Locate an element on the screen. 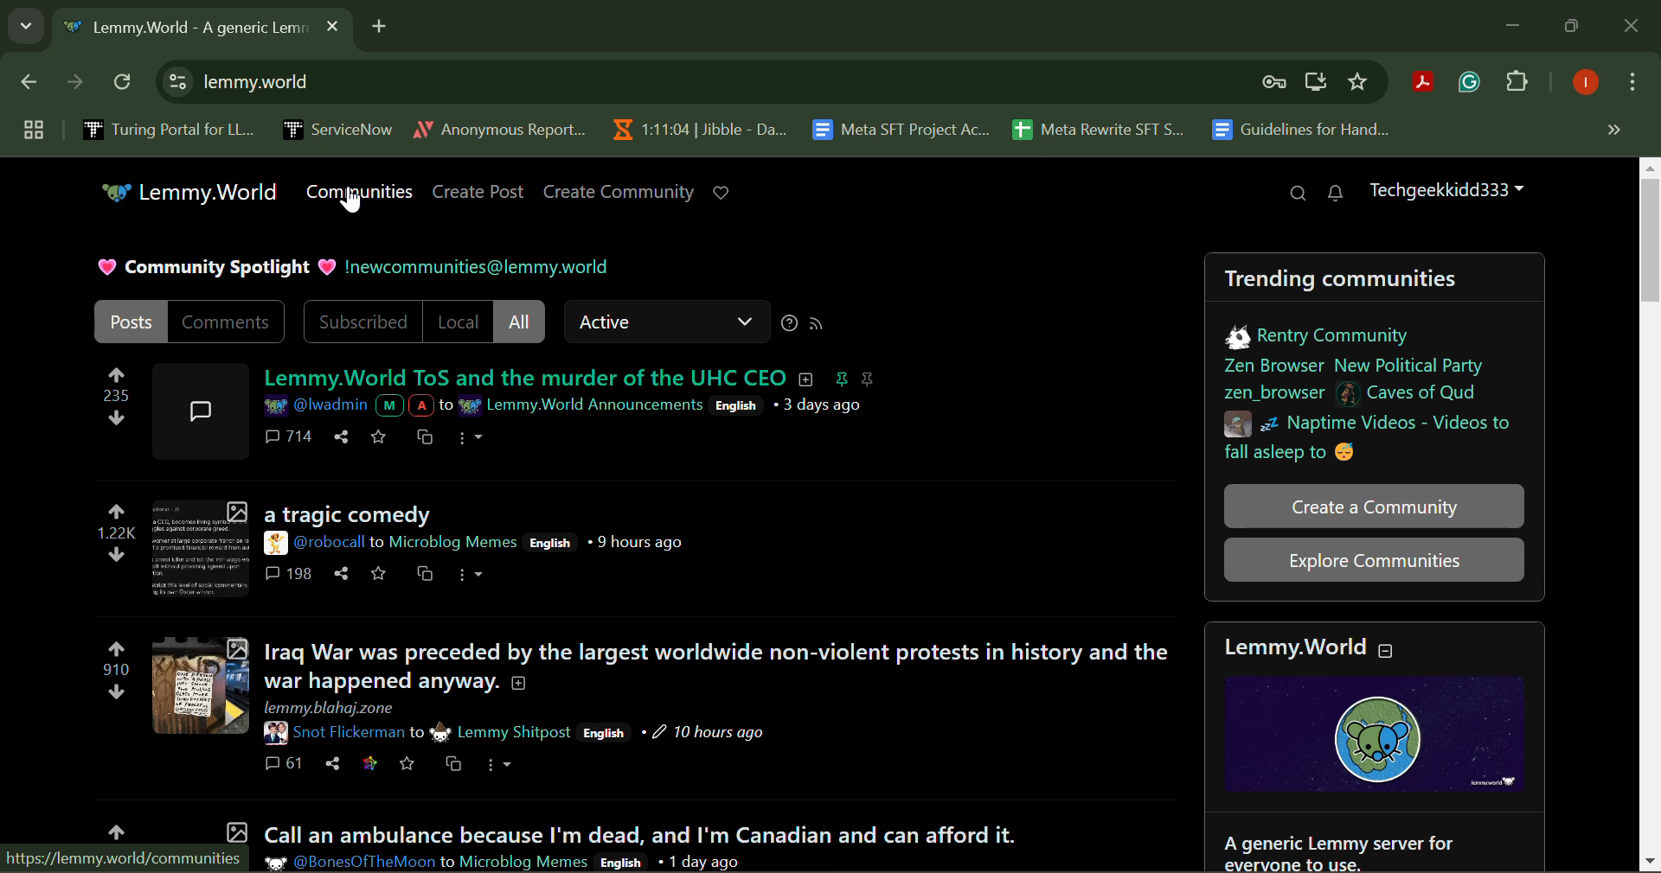 The image size is (1661, 873). English is located at coordinates (604, 731).